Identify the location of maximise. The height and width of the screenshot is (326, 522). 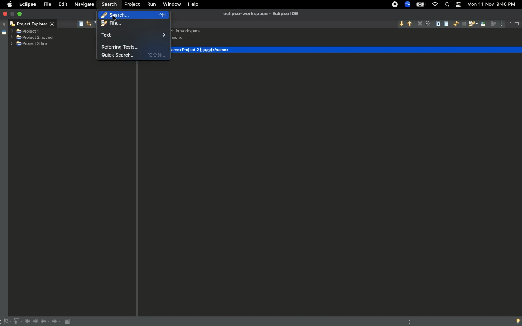
(21, 14).